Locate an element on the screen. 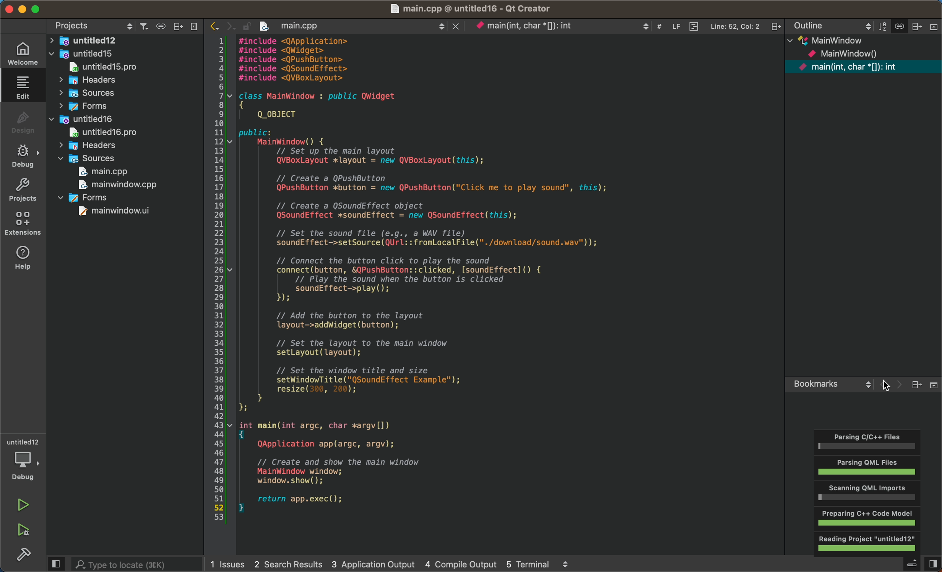 The height and width of the screenshot is (572, 942). selected project file and folders is located at coordinates (131, 130).